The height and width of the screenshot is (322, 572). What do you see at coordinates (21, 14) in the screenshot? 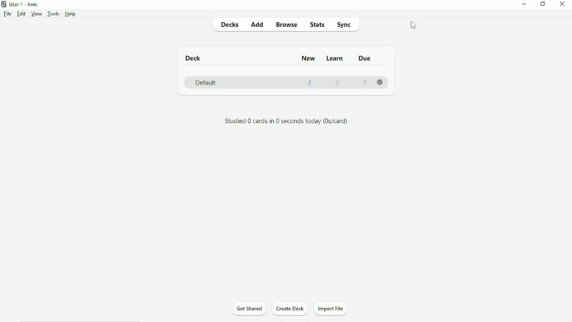
I see `Edit` at bounding box center [21, 14].